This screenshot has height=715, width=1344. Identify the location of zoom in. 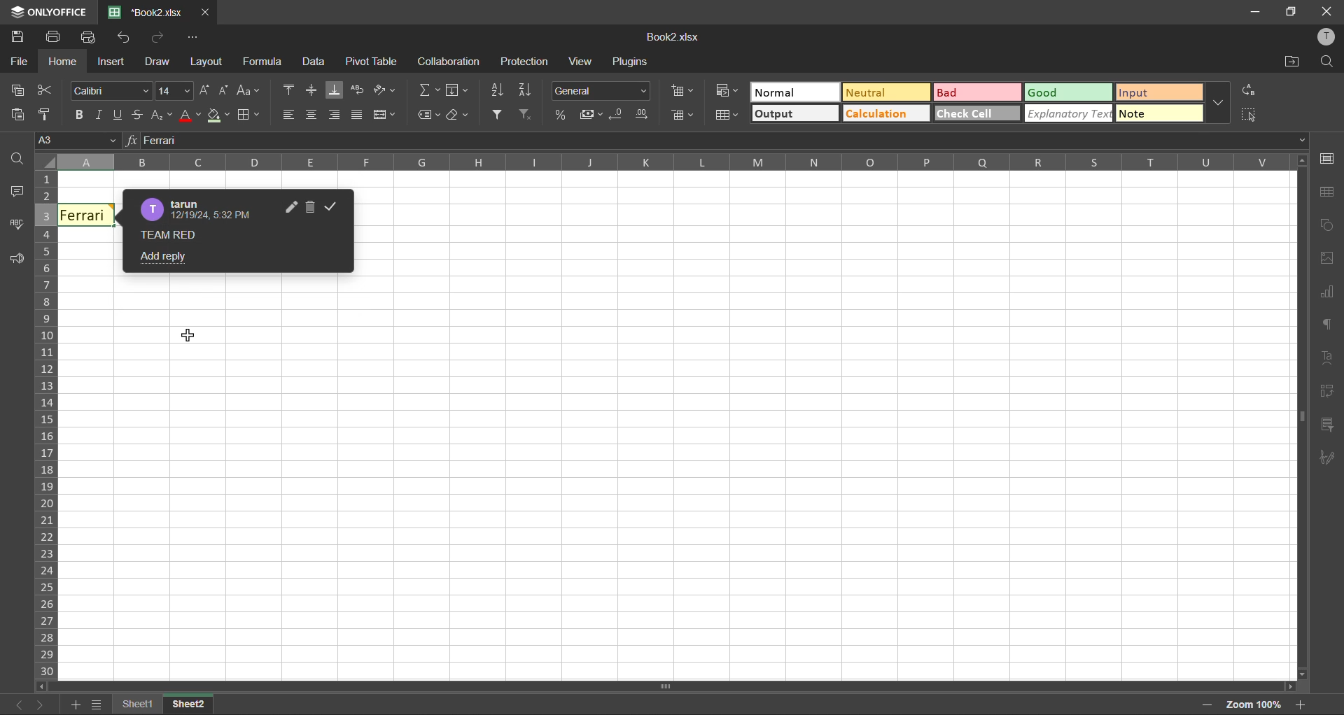
(1303, 704).